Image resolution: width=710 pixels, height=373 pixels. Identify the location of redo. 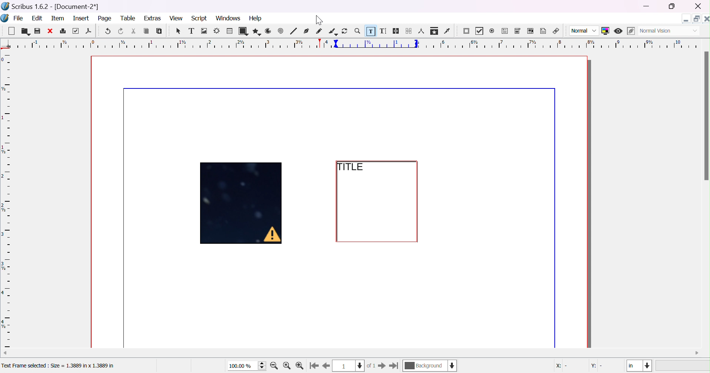
(121, 31).